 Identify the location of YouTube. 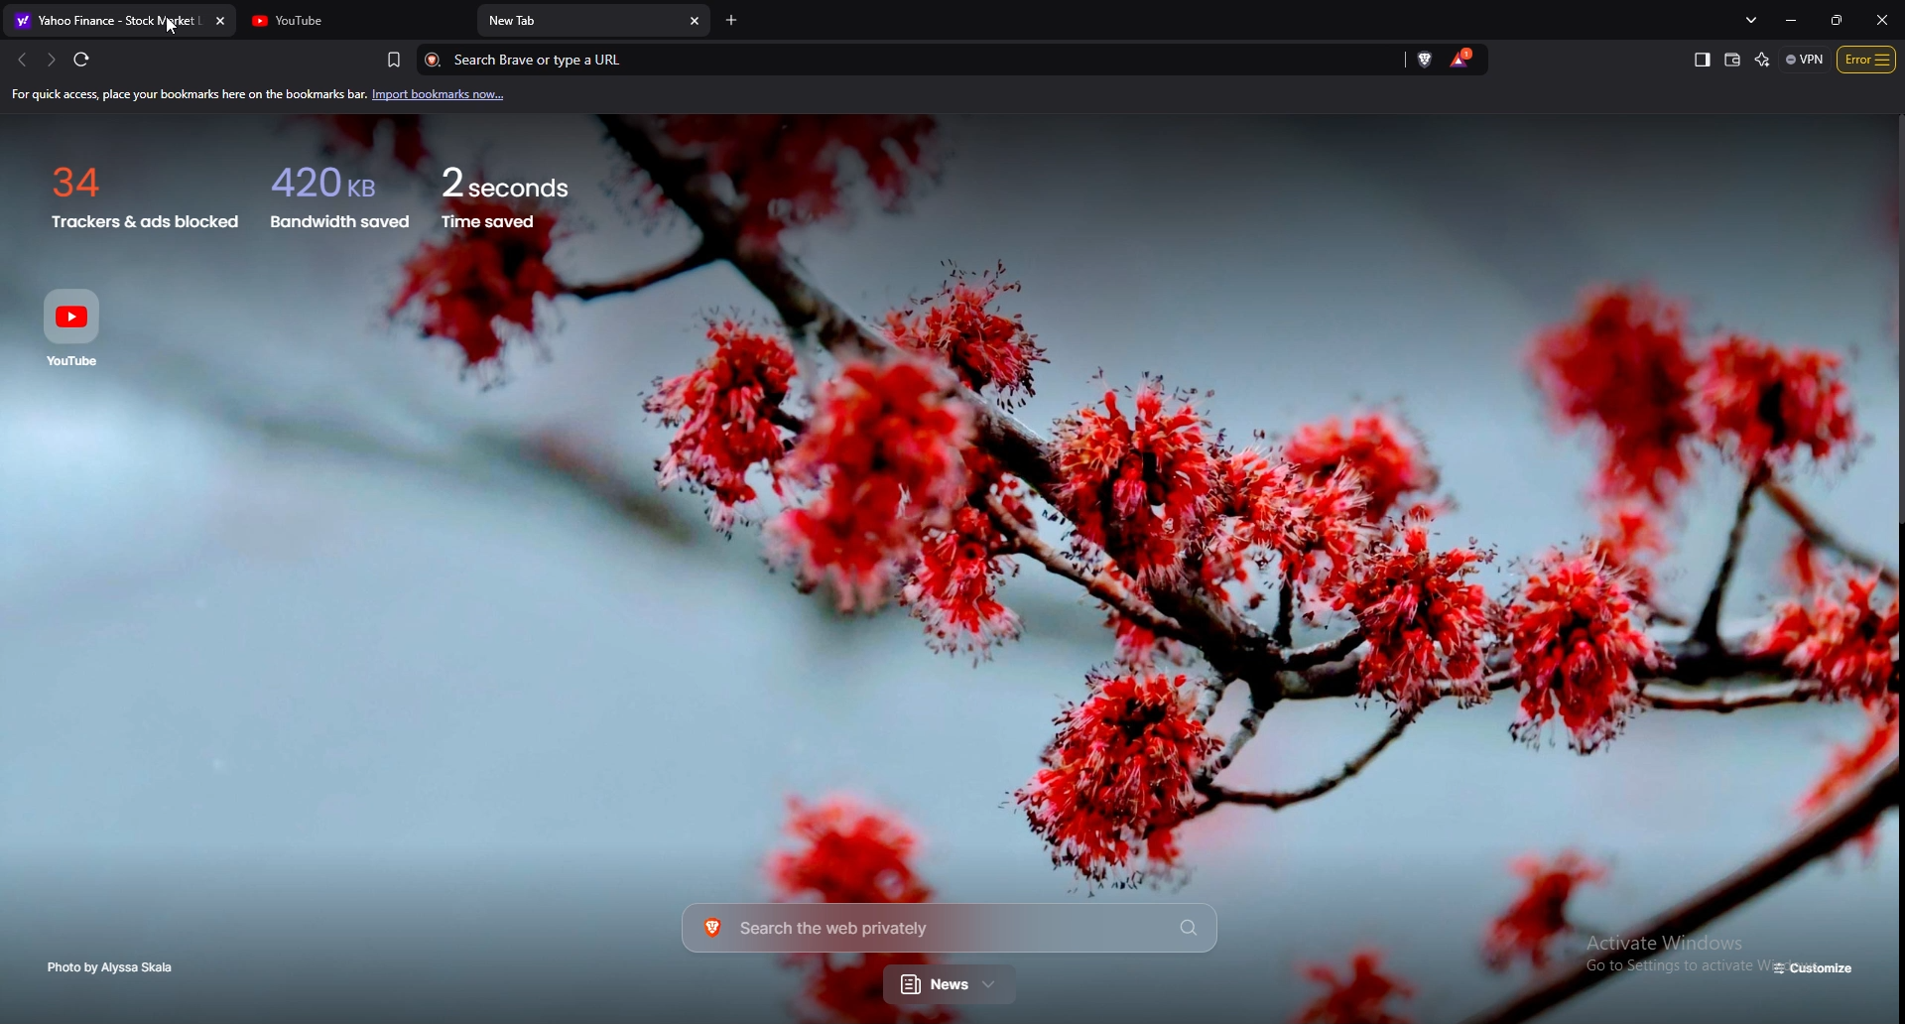
(355, 21).